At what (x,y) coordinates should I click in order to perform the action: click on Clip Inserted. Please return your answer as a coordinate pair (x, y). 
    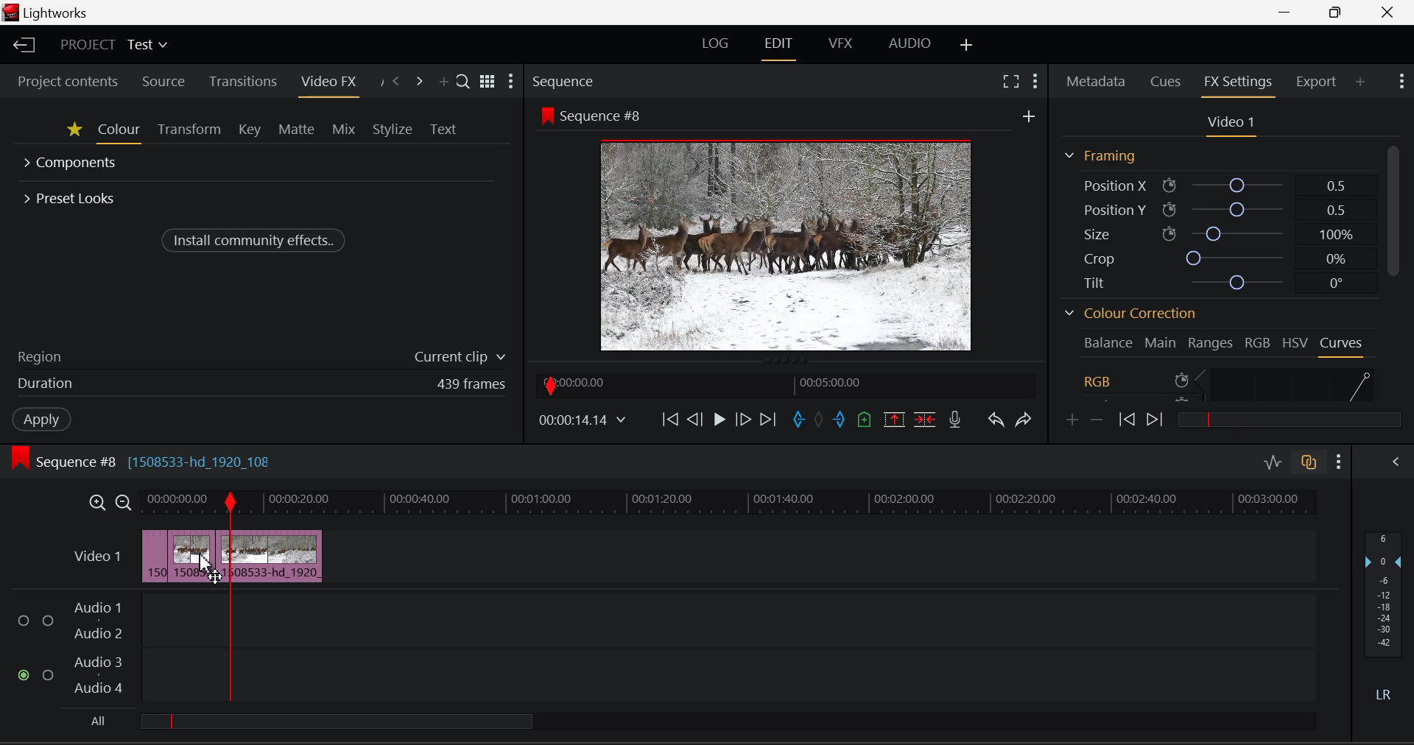
    Looking at the image, I should click on (230, 557).